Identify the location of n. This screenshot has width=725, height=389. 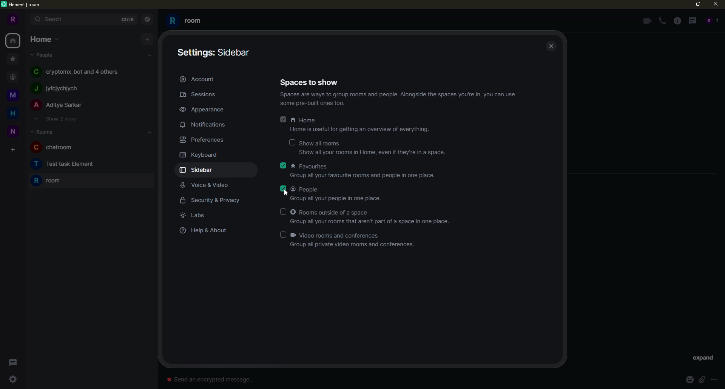
(12, 115).